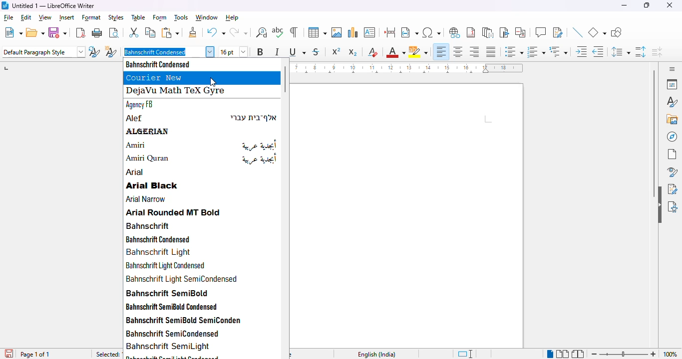  I want to click on courier new, so click(156, 78).